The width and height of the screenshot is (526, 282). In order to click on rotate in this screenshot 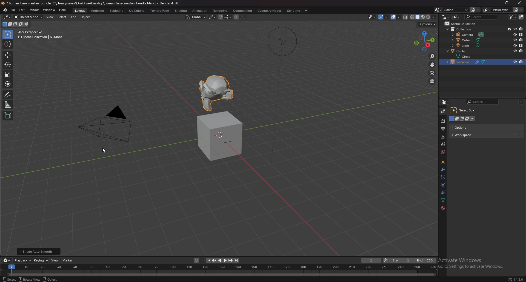, I will do `click(8, 64)`.